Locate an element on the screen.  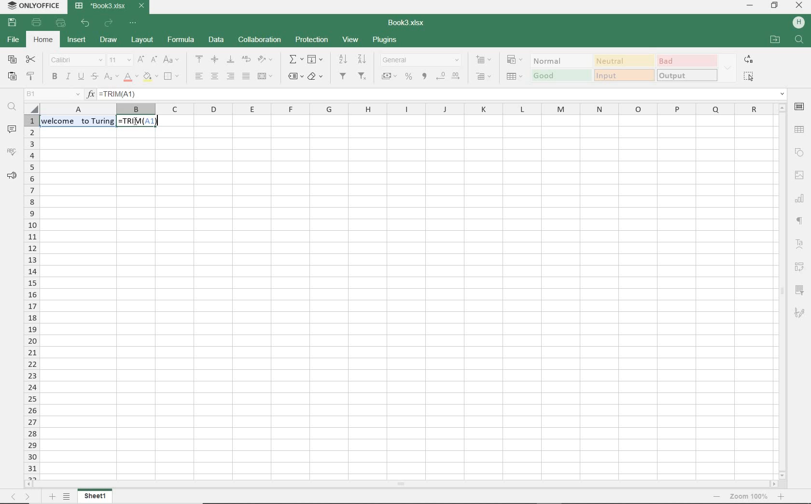
customize quick access toolbar is located at coordinates (134, 23).